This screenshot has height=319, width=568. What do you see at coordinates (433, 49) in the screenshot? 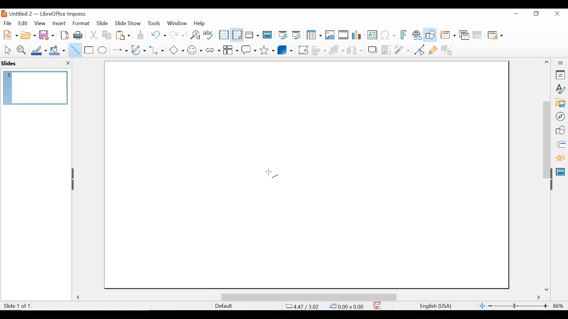
I see `Show Gluepoint Functions` at bounding box center [433, 49].